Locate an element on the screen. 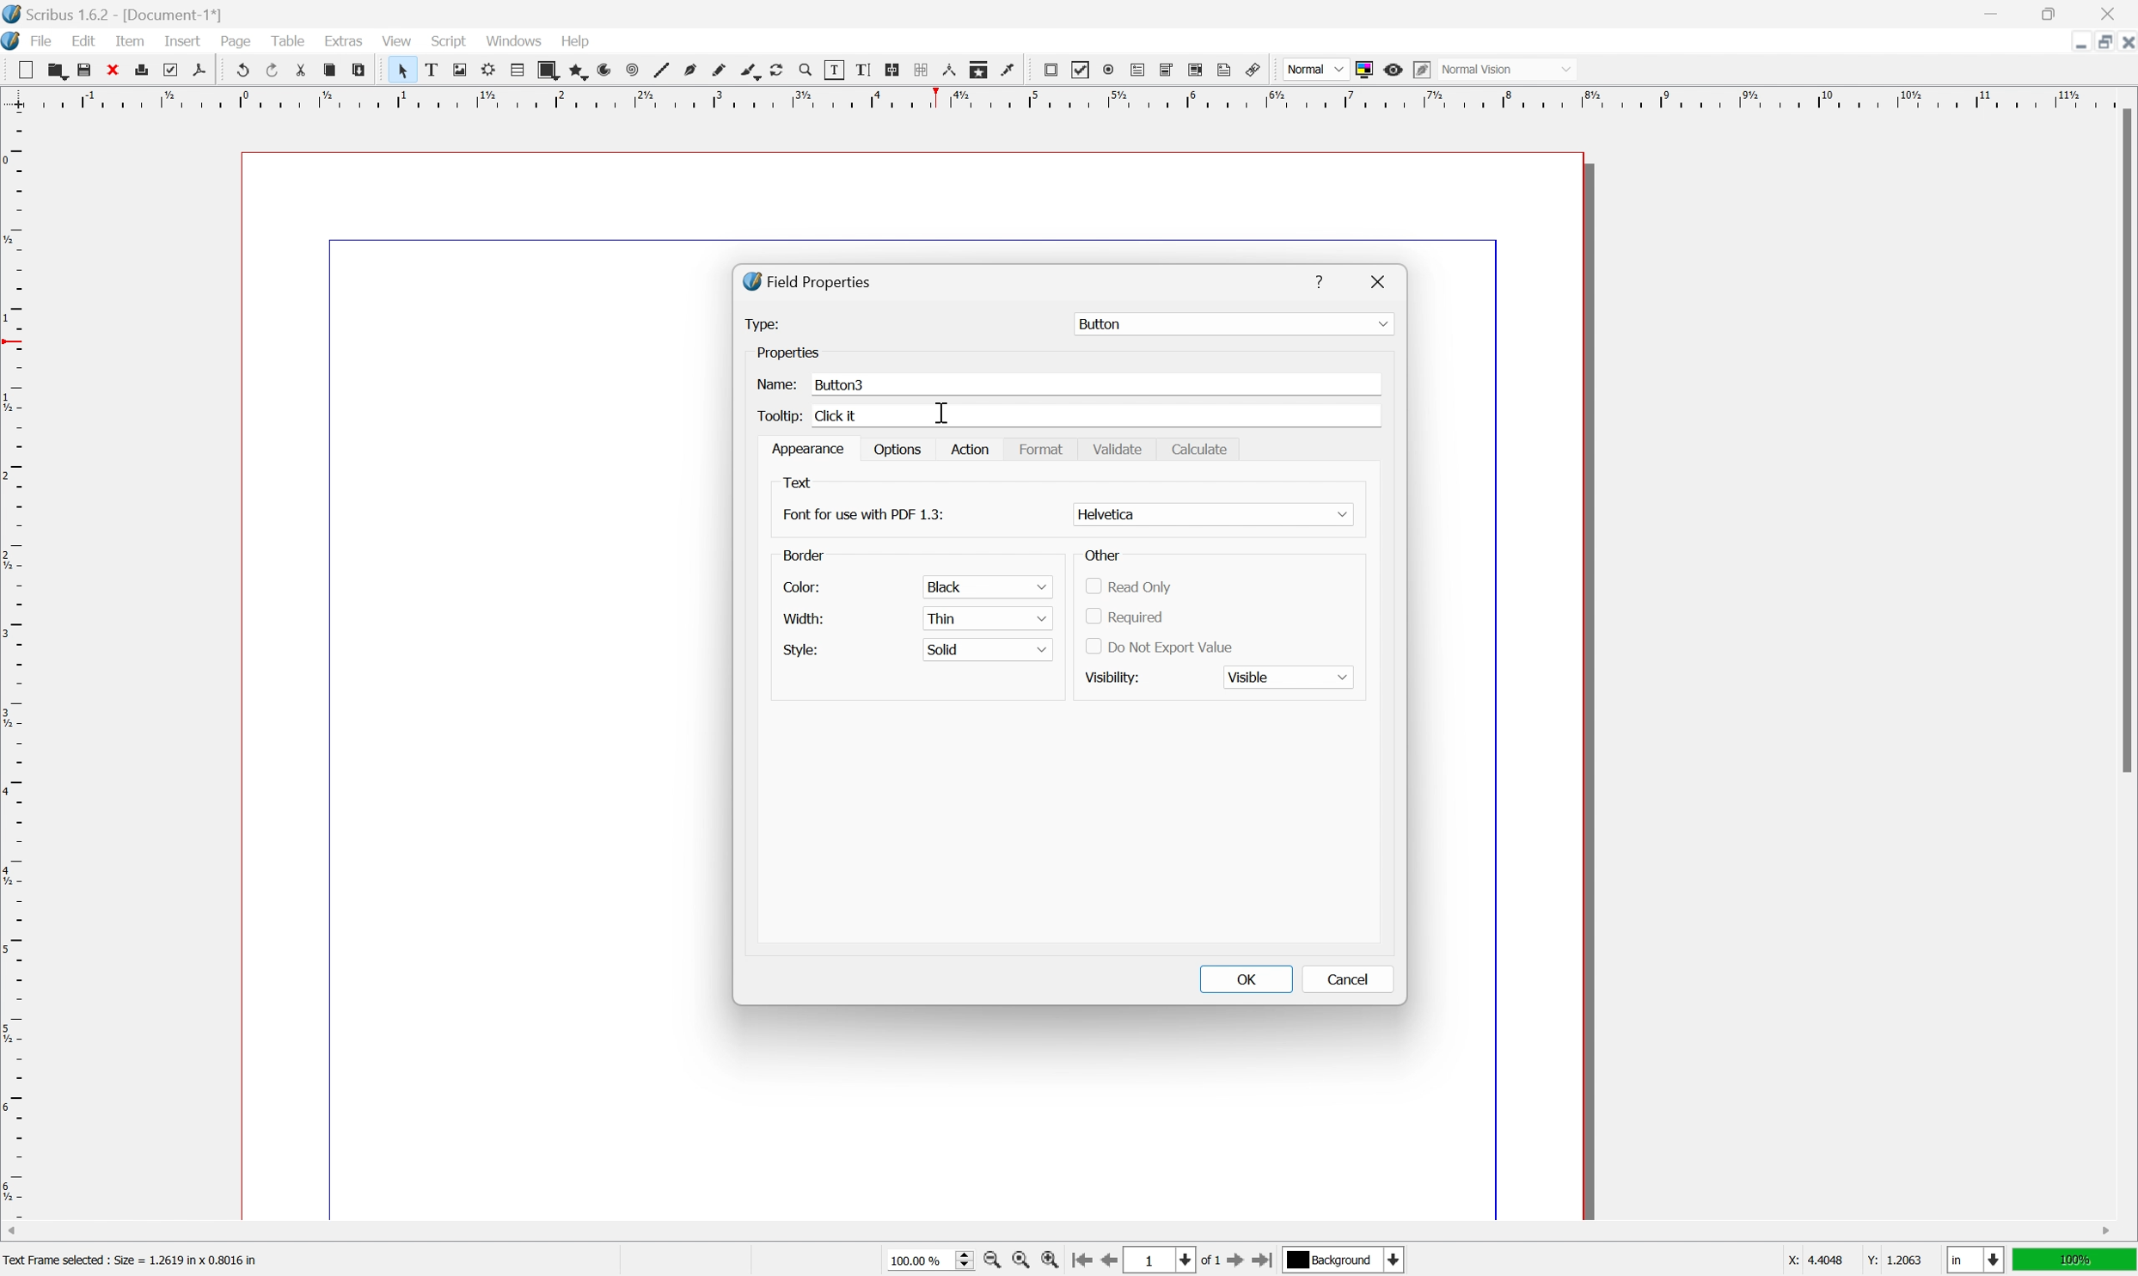 Image resolution: width=2138 pixels, height=1276 pixels. Button is located at coordinates (1232, 323).